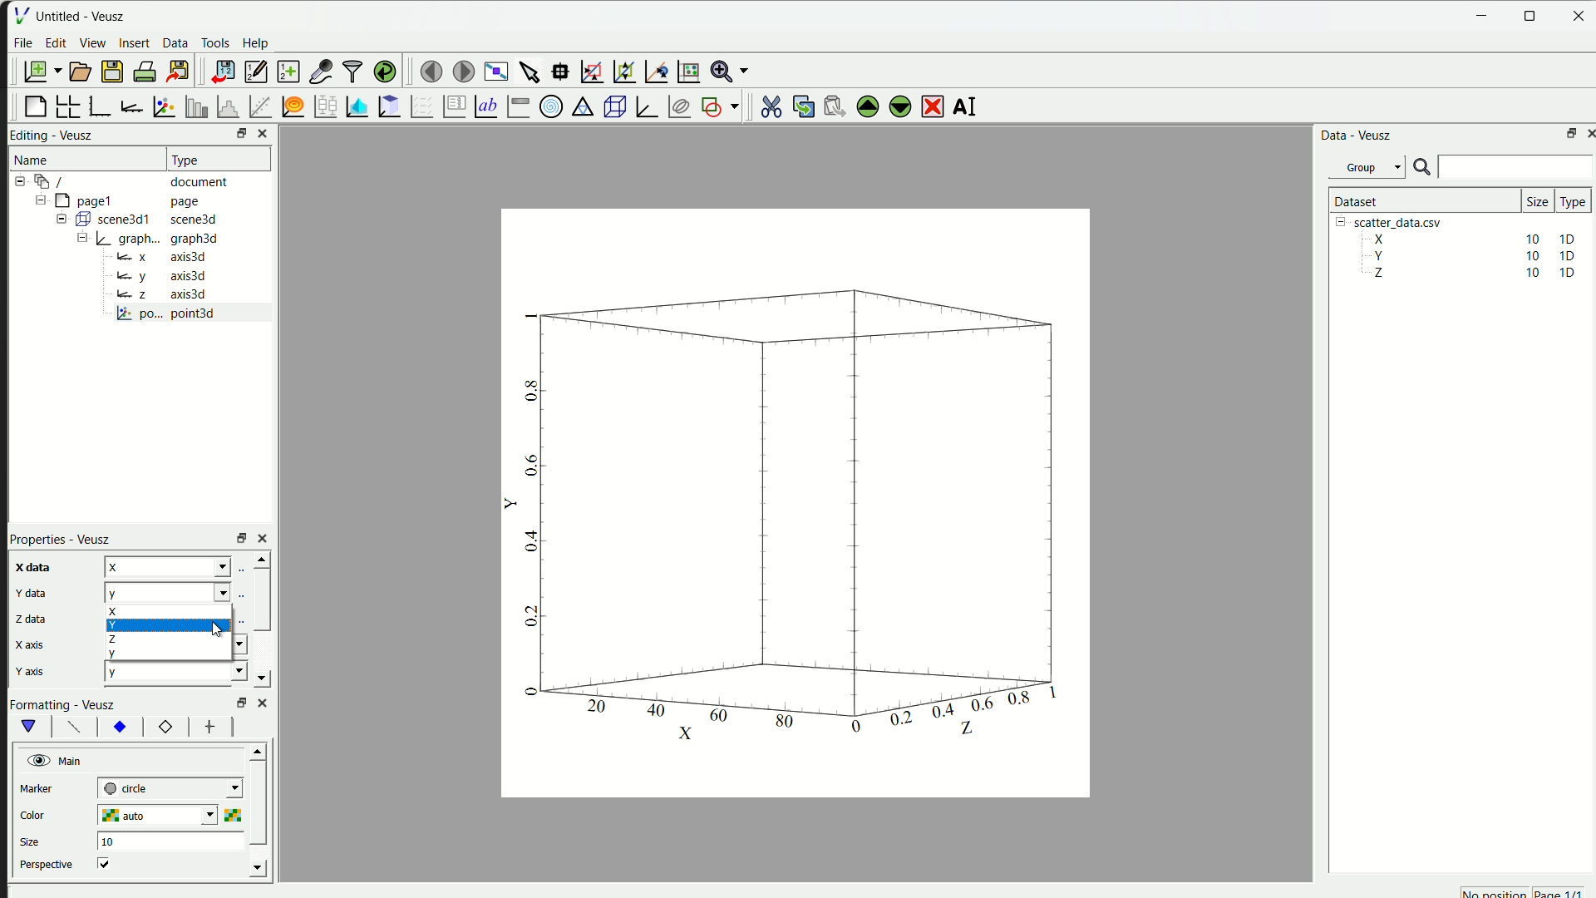 This screenshot has width=1596, height=898. Describe the element at coordinates (31, 107) in the screenshot. I see `blank page` at that location.